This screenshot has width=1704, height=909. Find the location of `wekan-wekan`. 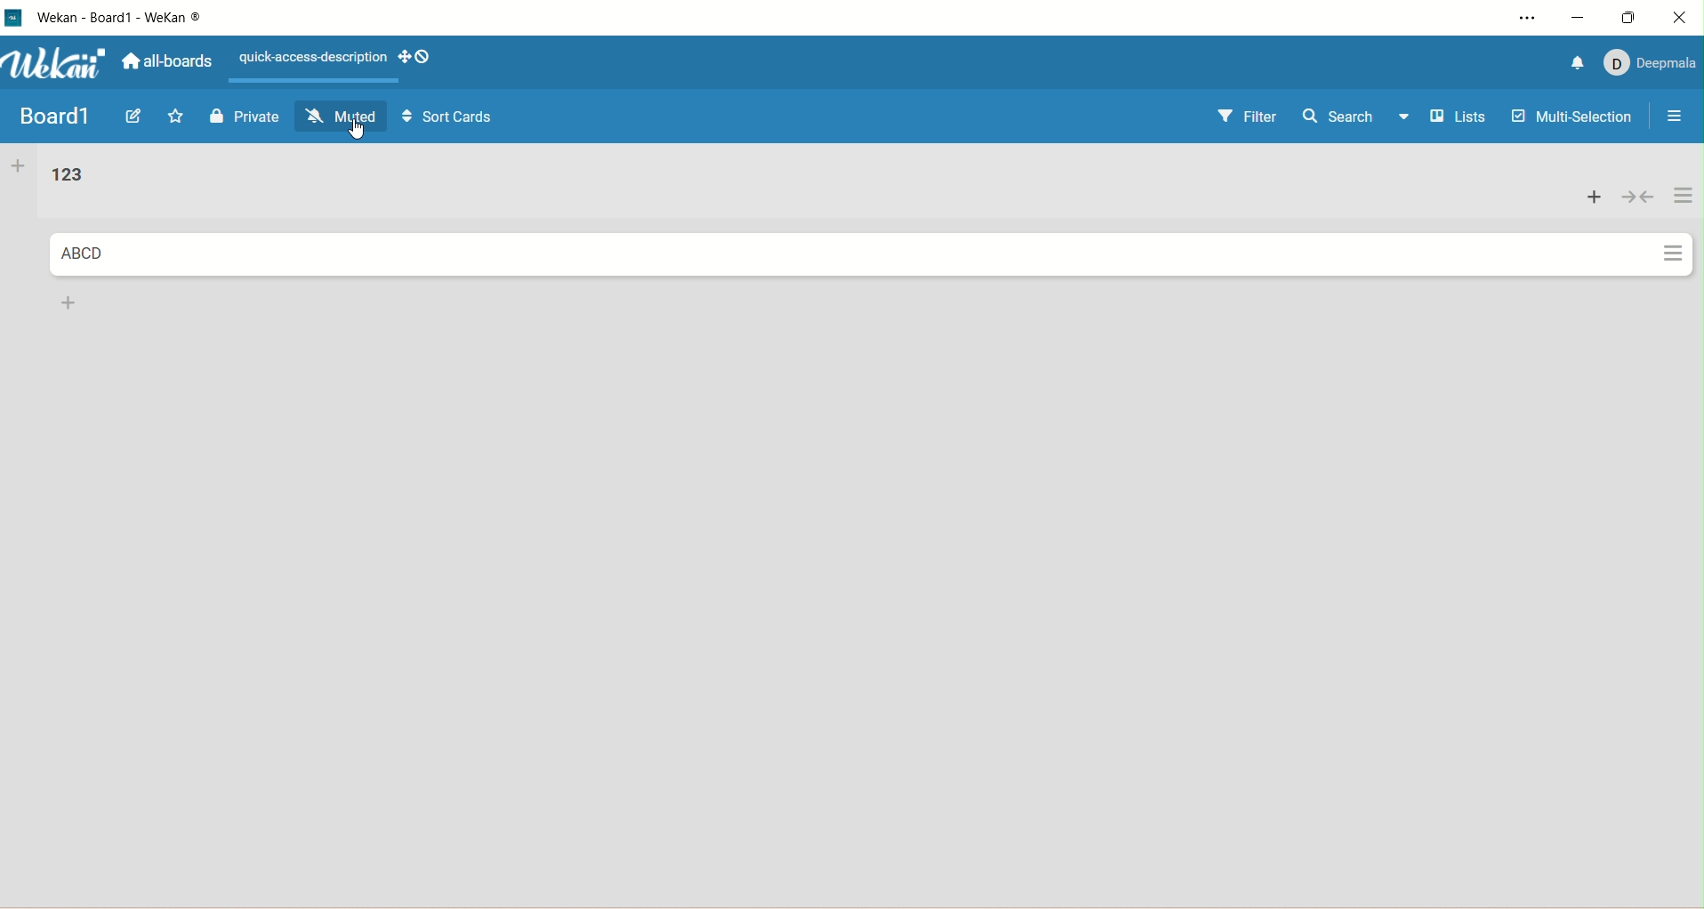

wekan-wekan is located at coordinates (121, 18).